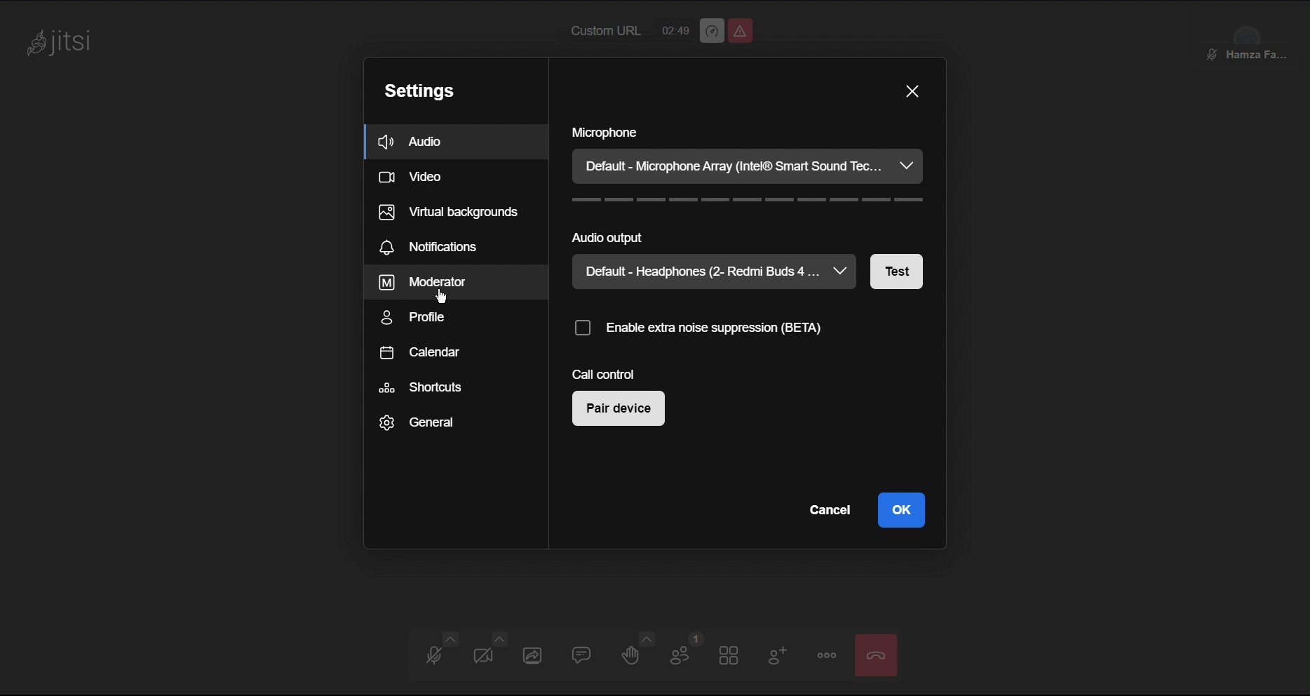 This screenshot has height=696, width=1310. Describe the element at coordinates (900, 274) in the screenshot. I see `Test` at that location.